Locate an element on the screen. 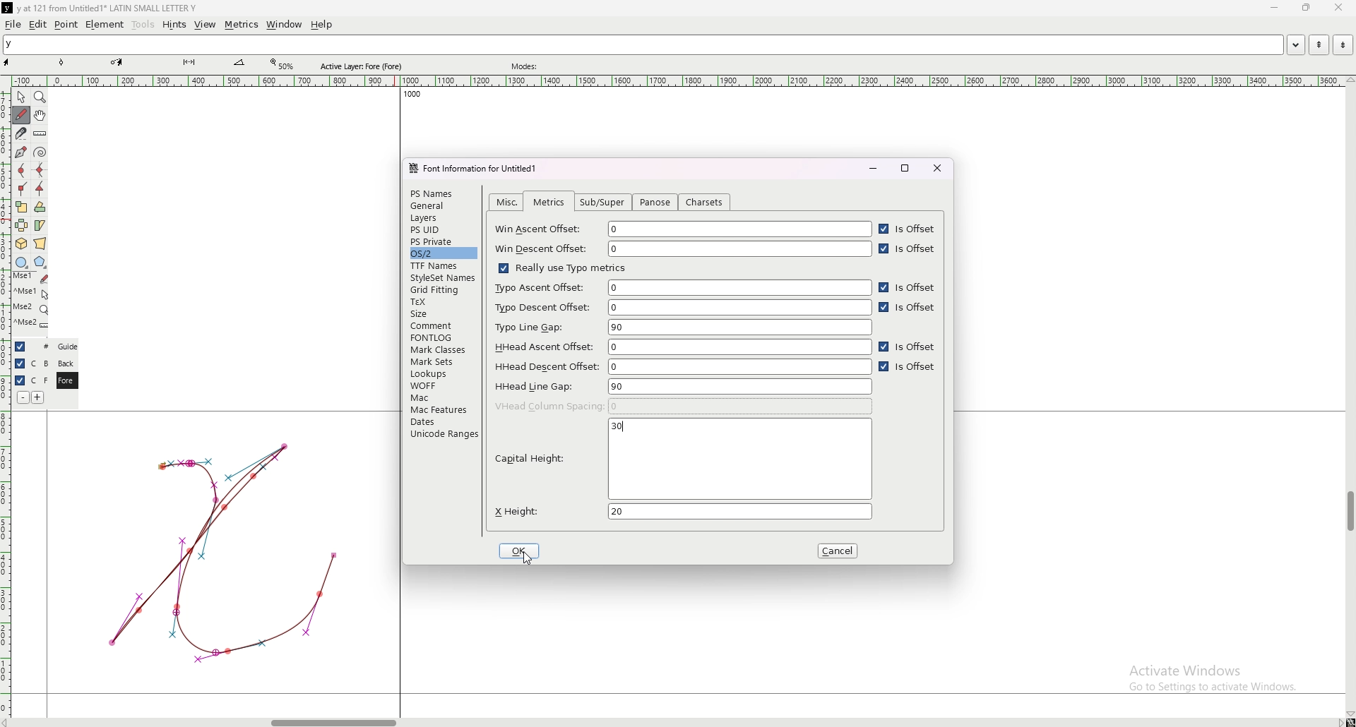 The height and width of the screenshot is (727, 1356). minimize is located at coordinates (1276, 8).